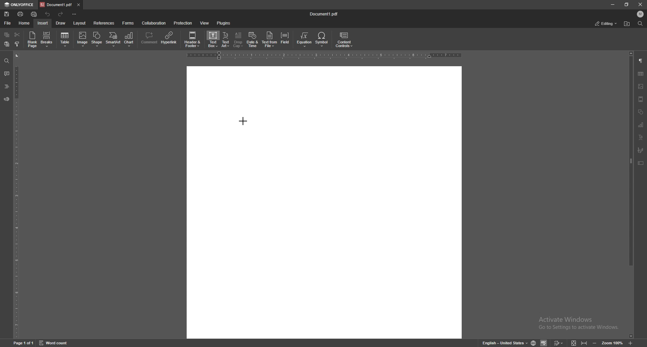 The height and width of the screenshot is (347, 647). I want to click on shape, so click(97, 39).